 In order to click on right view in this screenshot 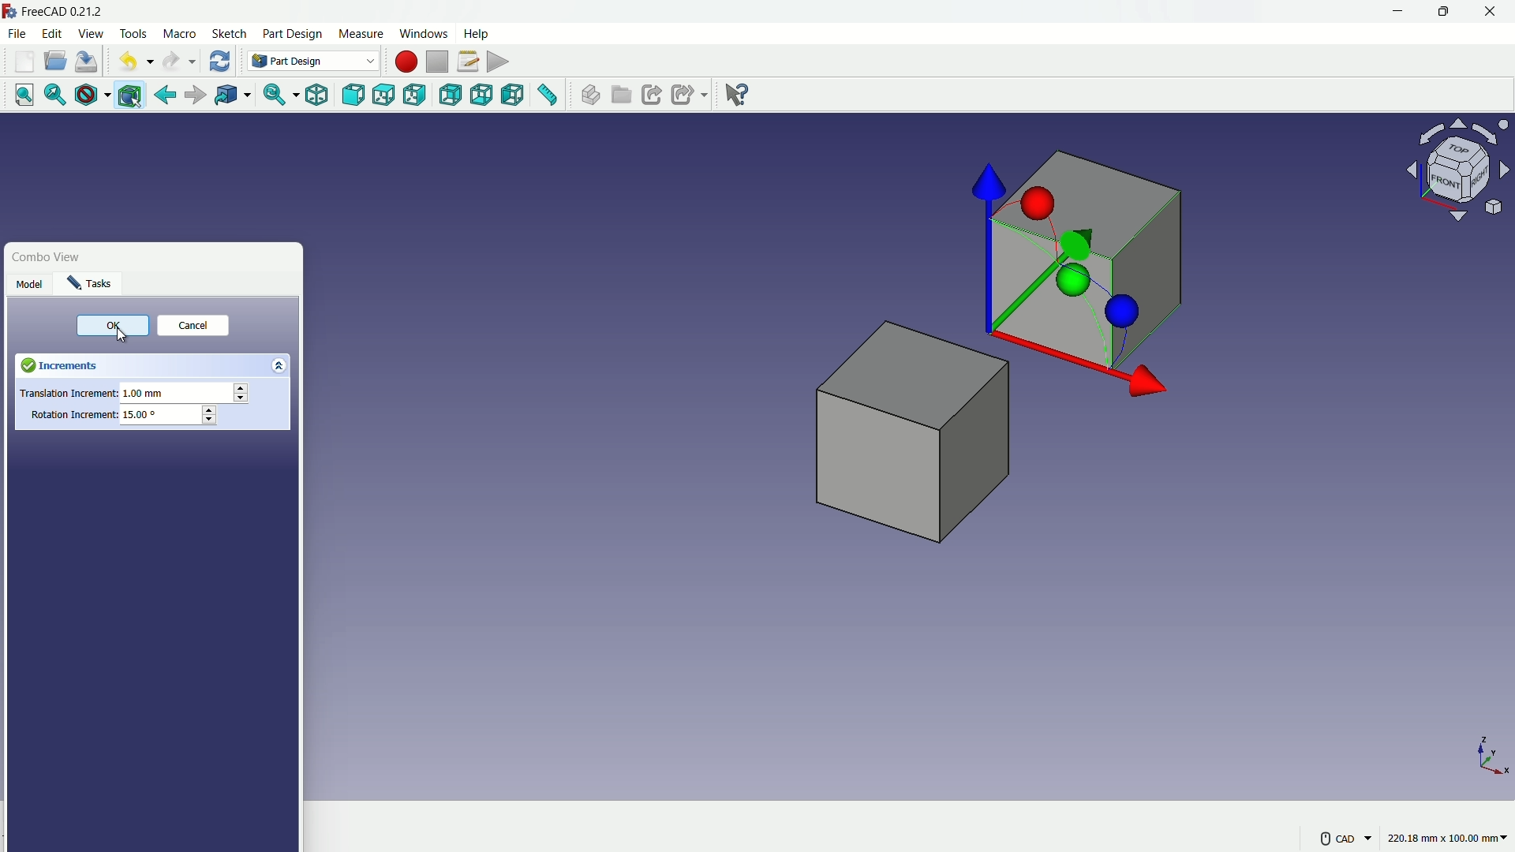, I will do `click(417, 98)`.